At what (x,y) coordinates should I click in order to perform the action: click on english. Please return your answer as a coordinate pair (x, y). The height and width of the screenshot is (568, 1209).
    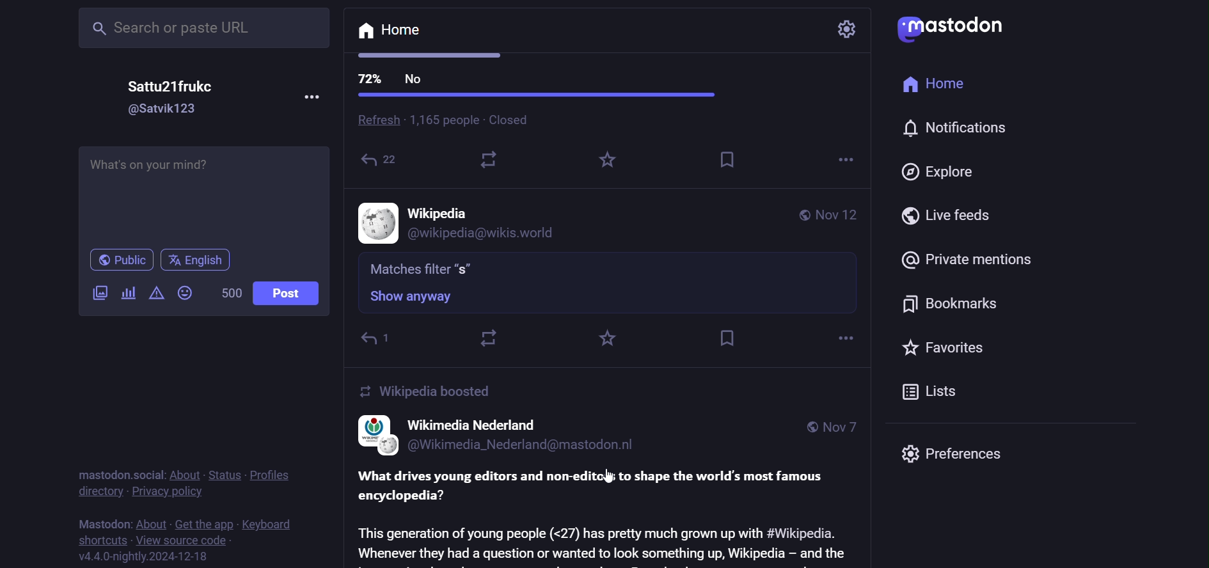
    Looking at the image, I should click on (196, 260).